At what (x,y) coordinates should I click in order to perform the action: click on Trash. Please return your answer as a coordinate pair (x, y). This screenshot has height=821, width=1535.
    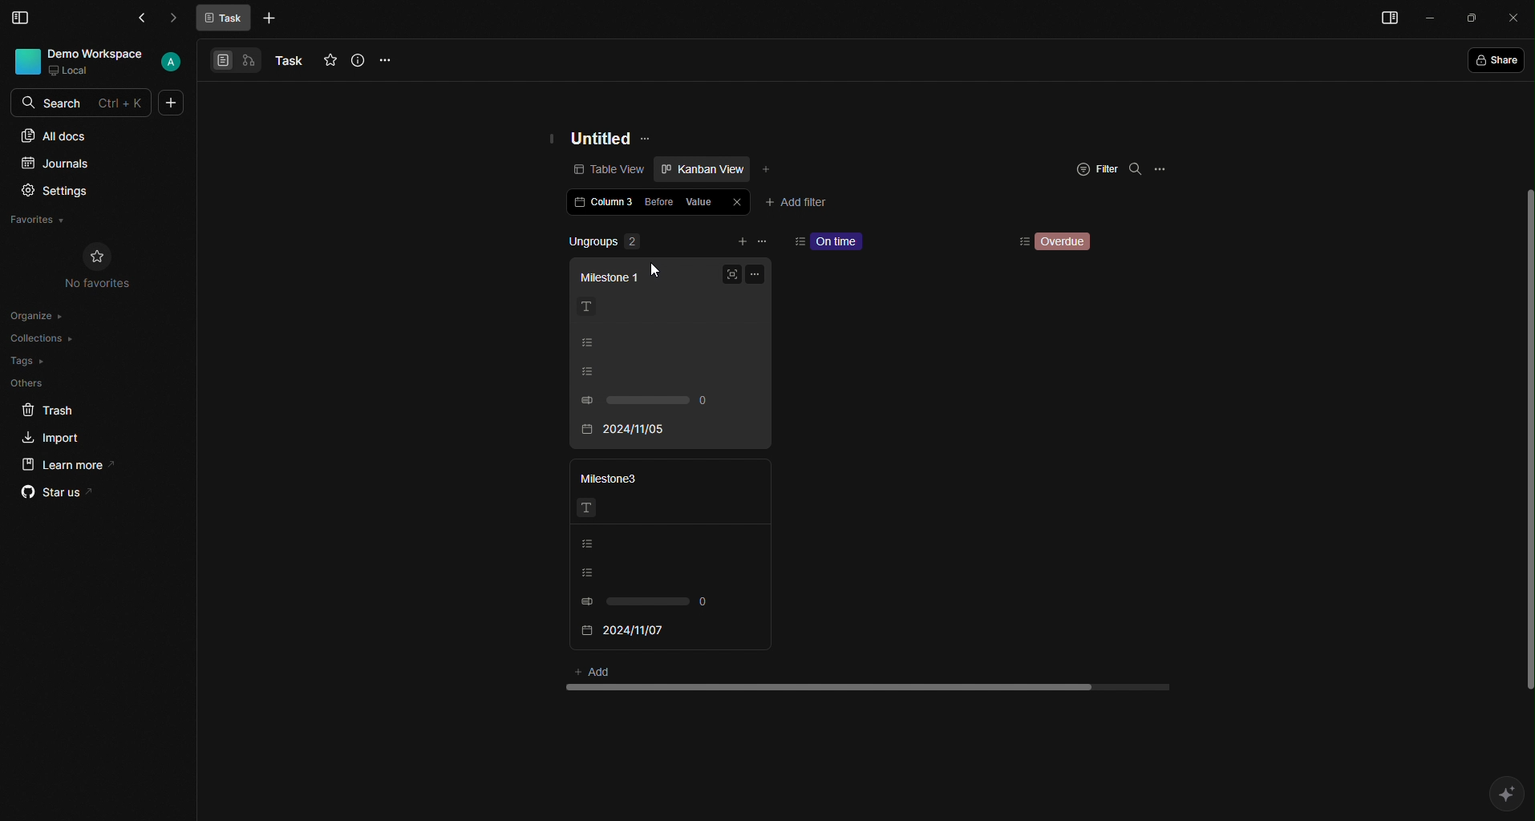
    Looking at the image, I should click on (48, 409).